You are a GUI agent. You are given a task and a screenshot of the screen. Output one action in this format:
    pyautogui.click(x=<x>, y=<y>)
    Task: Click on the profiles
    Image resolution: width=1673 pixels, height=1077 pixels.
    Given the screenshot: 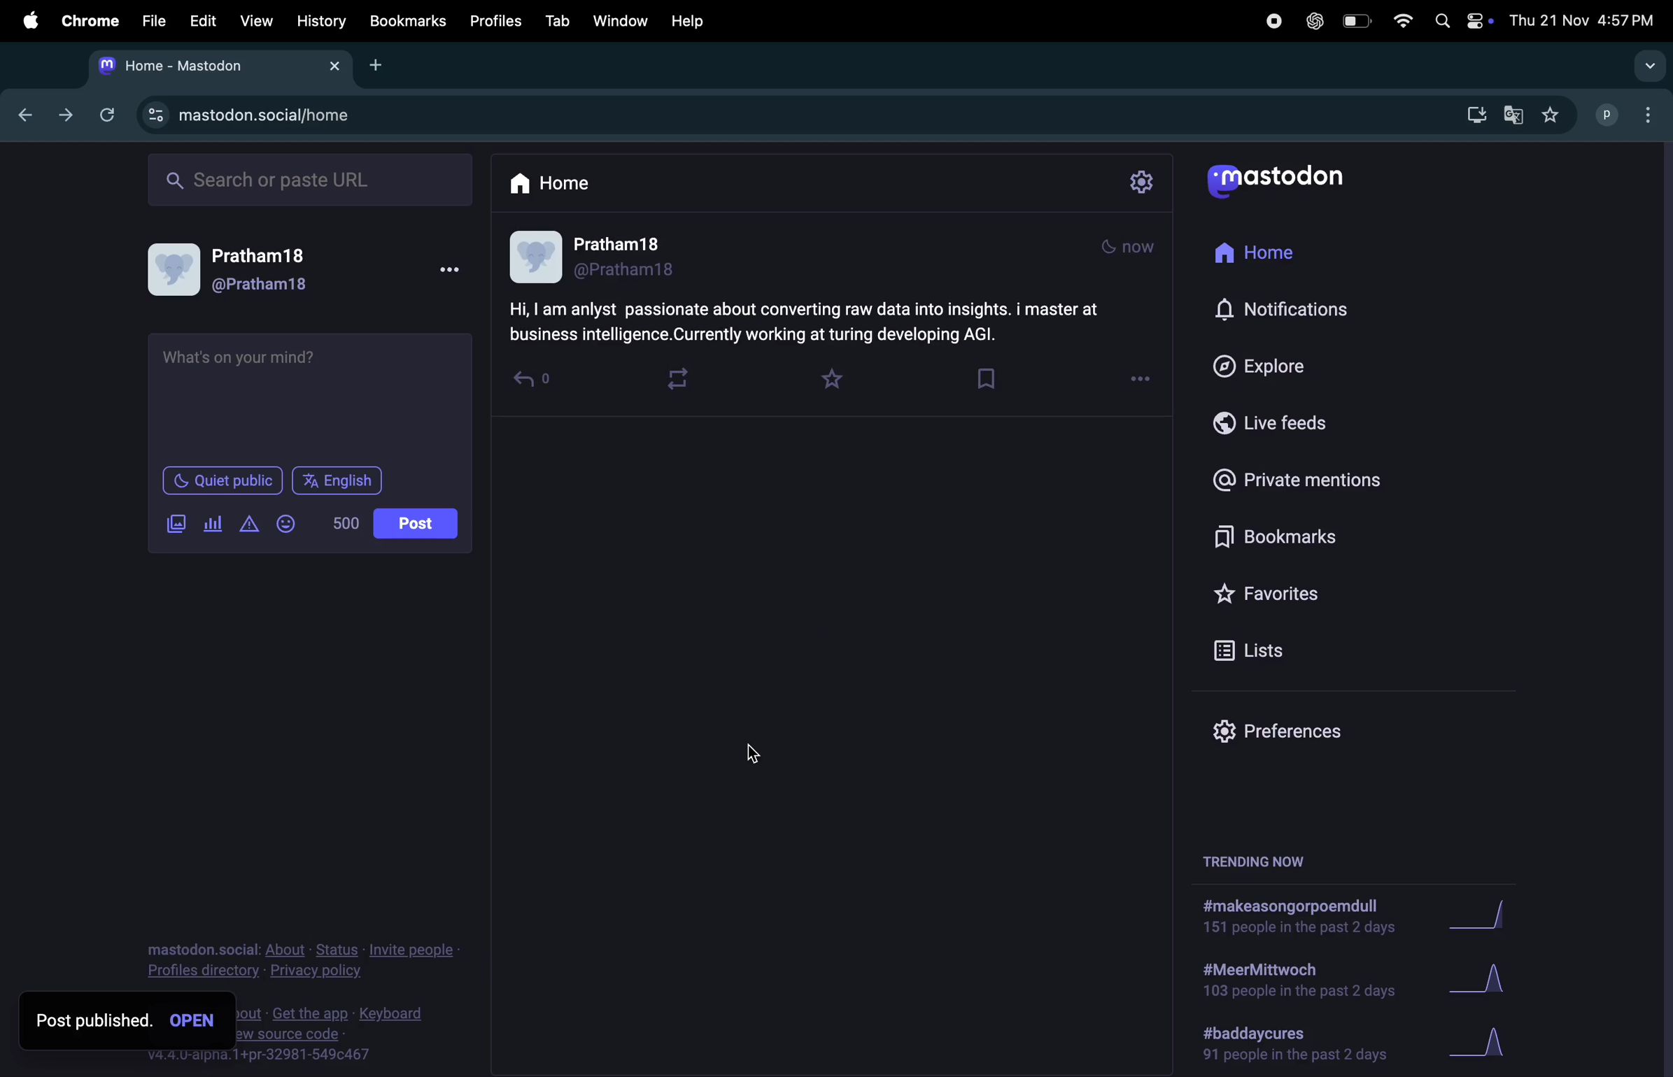 What is the action you would take?
    pyautogui.click(x=493, y=21)
    